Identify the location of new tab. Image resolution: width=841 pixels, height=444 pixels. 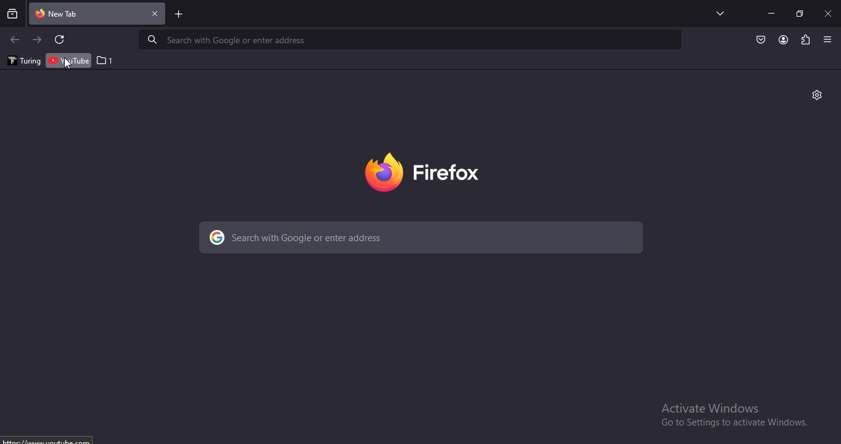
(179, 15).